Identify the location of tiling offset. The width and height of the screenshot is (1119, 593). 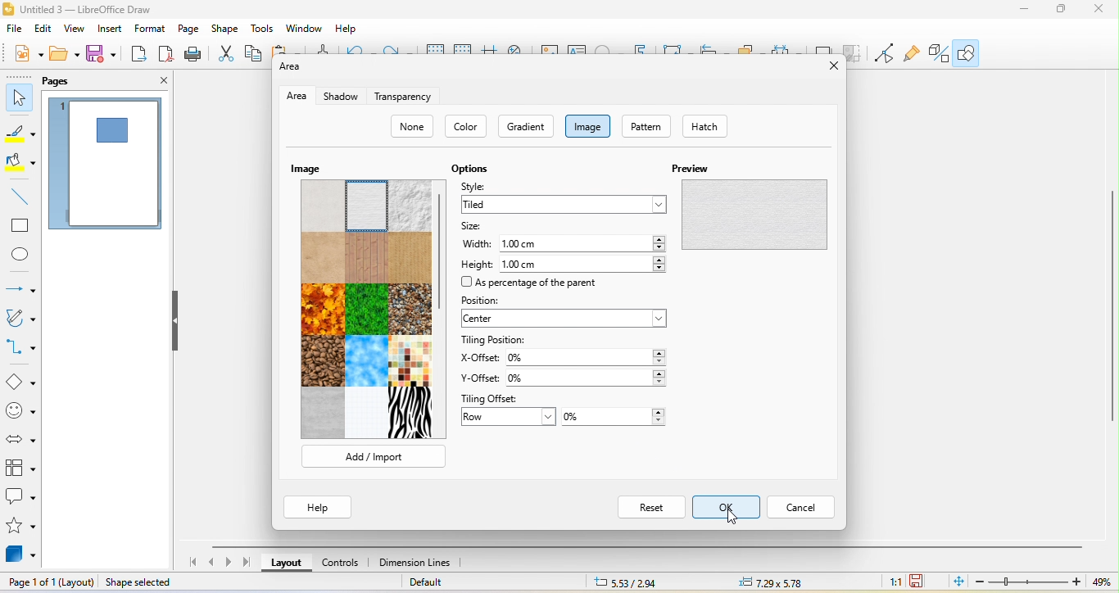
(496, 398).